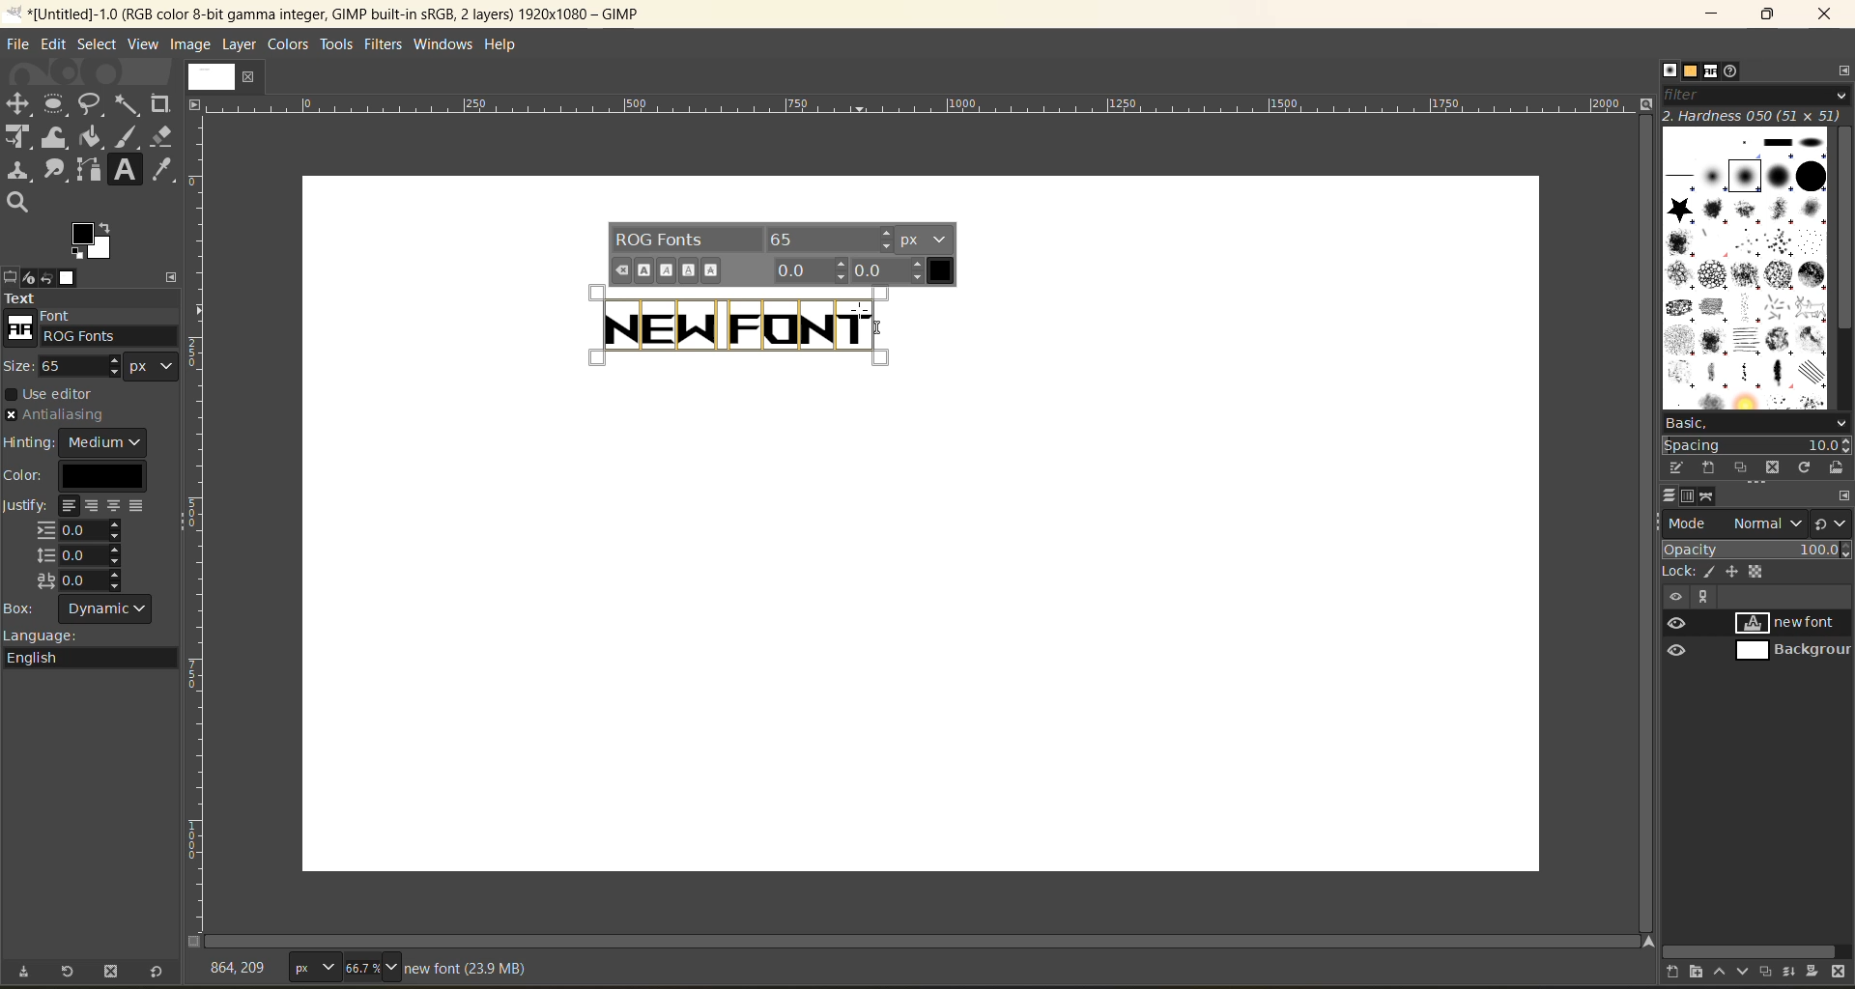 The height and width of the screenshot is (989, 1855). Describe the element at coordinates (1843, 496) in the screenshot. I see `configure` at that location.